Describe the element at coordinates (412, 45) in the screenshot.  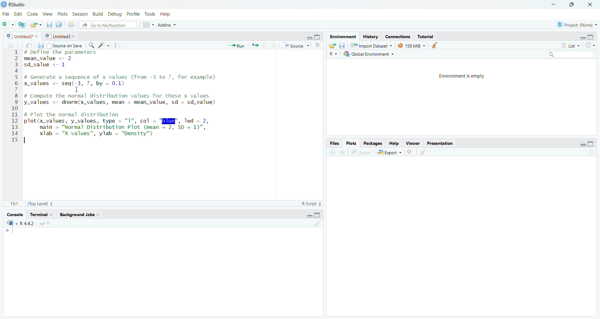
I see `» 158 MiB ` at that location.